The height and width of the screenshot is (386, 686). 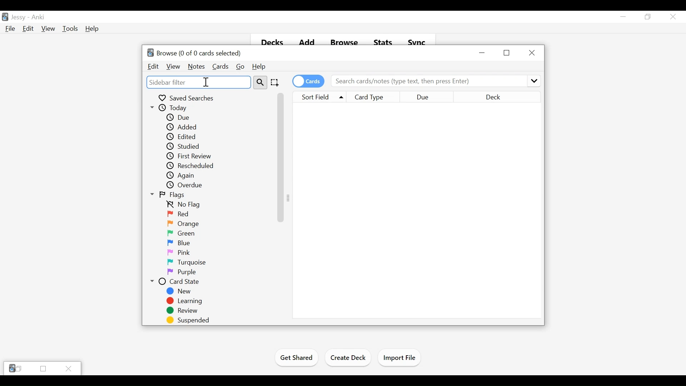 I want to click on Restore, so click(x=506, y=53).